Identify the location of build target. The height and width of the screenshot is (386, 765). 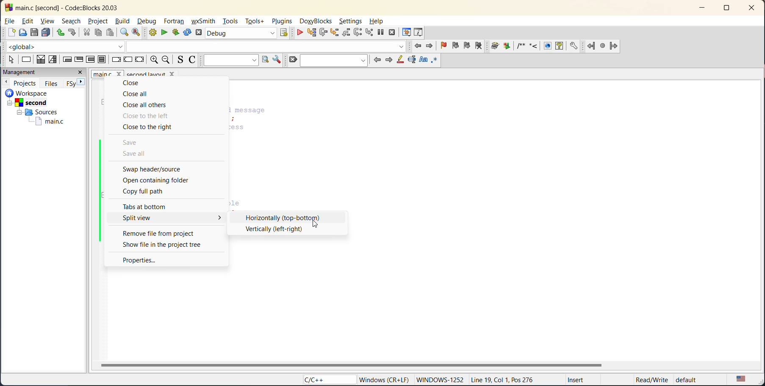
(241, 33).